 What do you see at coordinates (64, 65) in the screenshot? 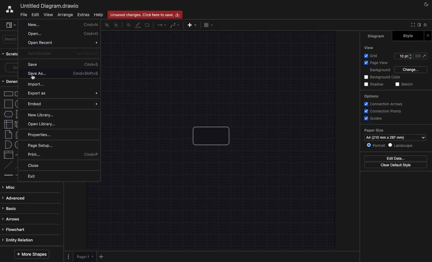
I see `Save` at bounding box center [64, 65].